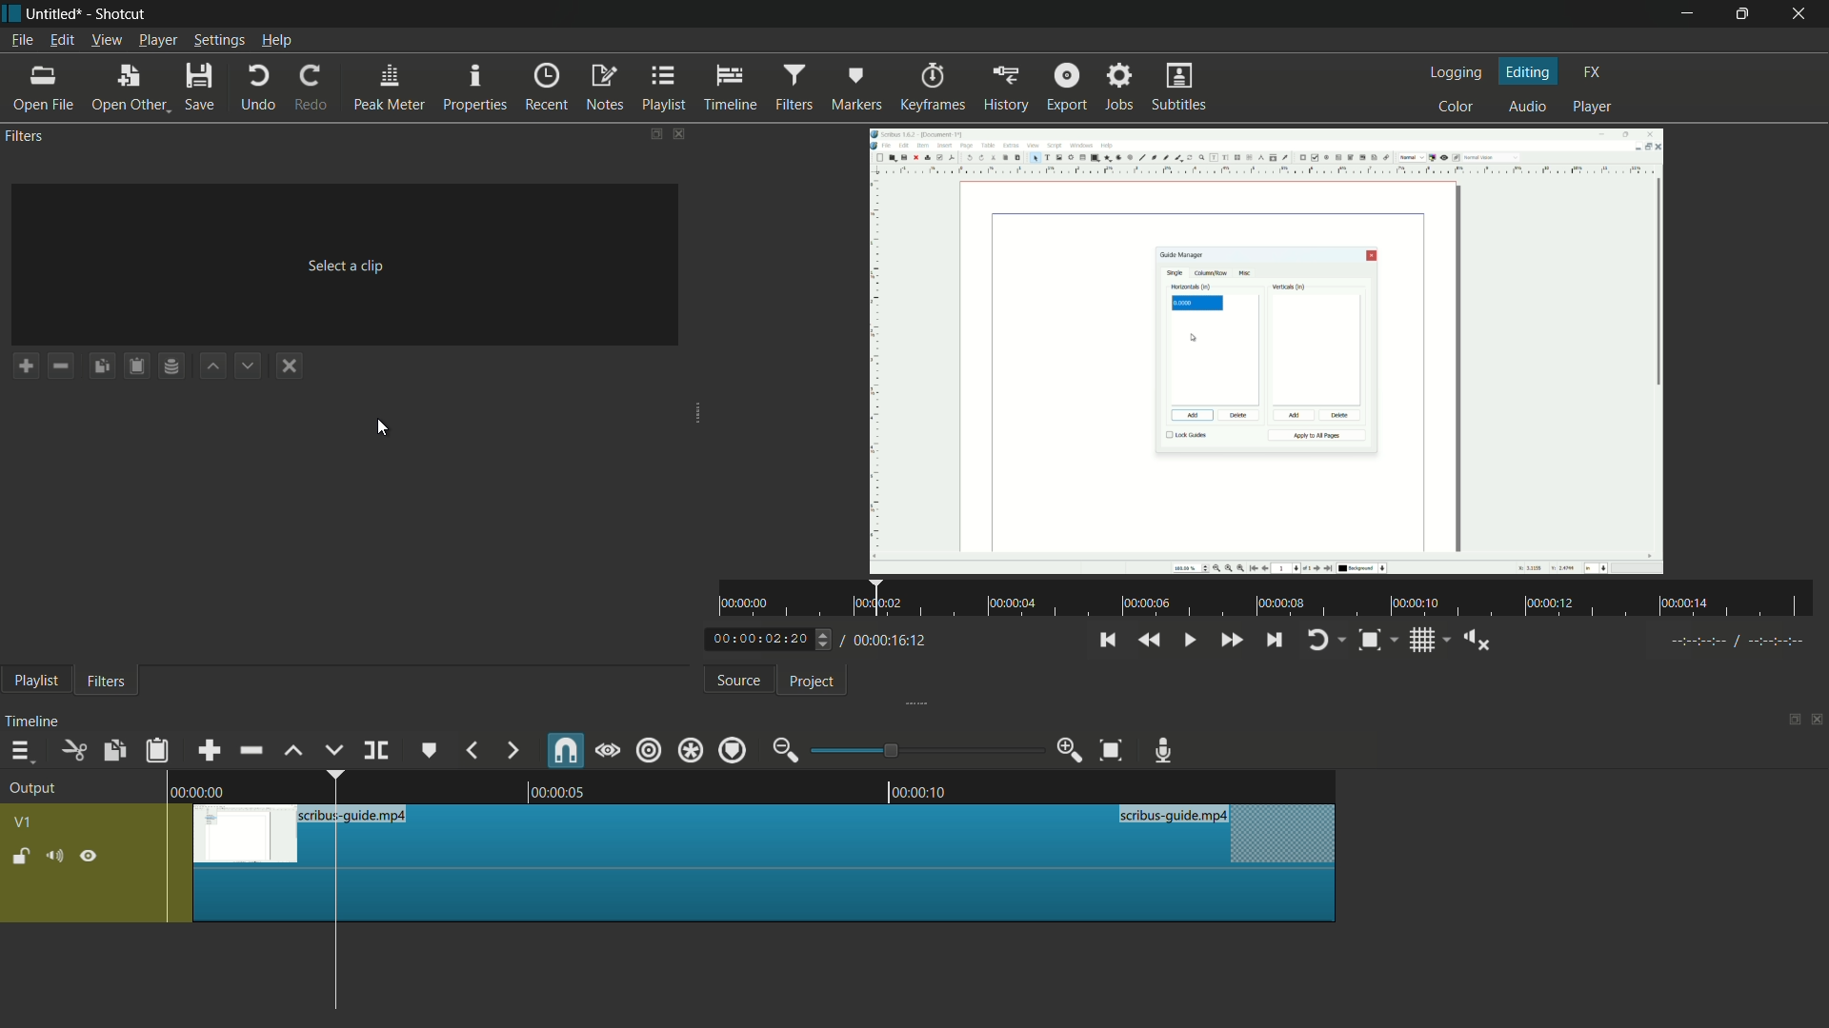  I want to click on changes applied, so click(1267, 350).